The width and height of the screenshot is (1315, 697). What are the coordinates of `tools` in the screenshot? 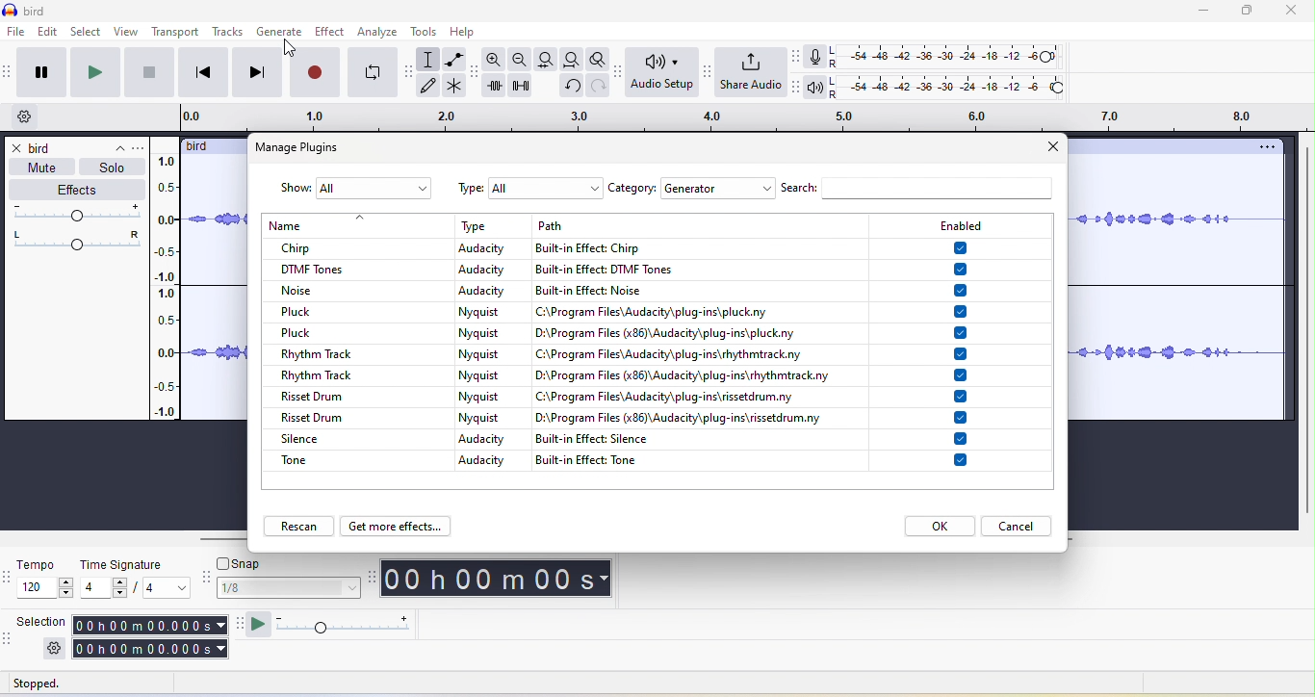 It's located at (428, 32).